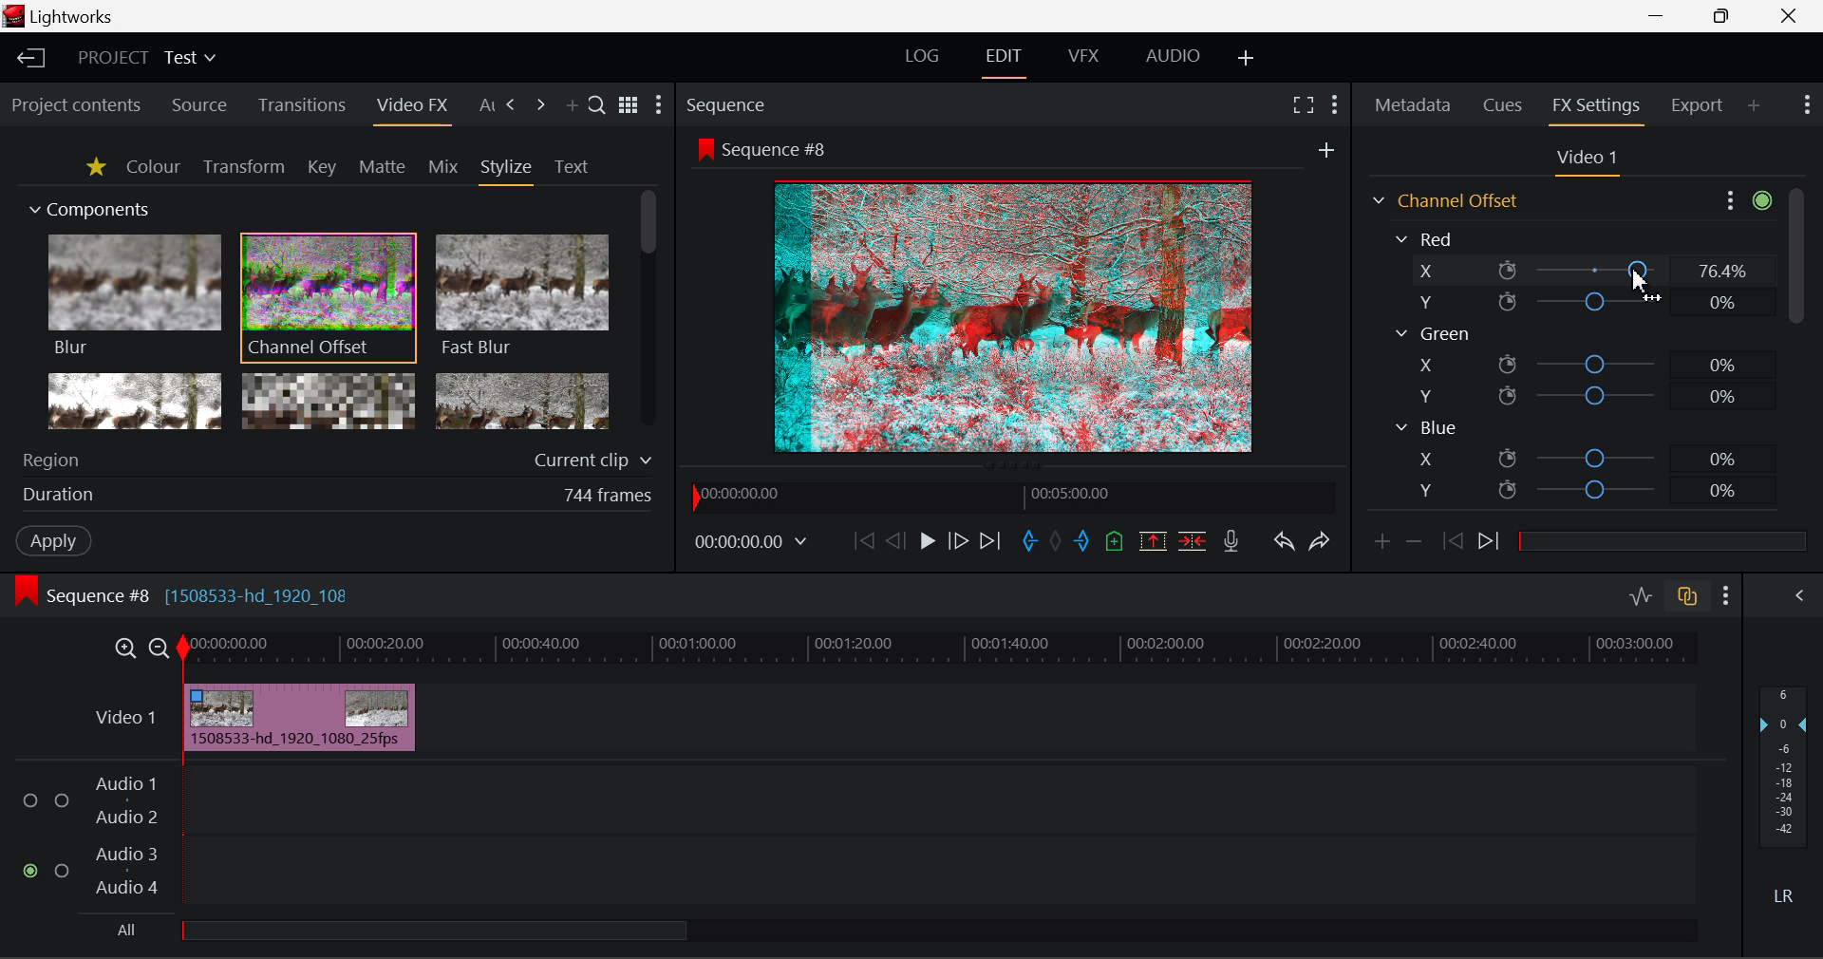 The image size is (1823, 959). Describe the element at coordinates (1055, 542) in the screenshot. I see `Remove All Marks` at that location.